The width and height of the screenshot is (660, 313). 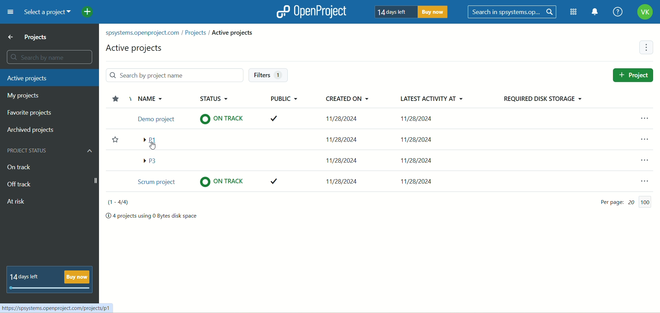 What do you see at coordinates (220, 96) in the screenshot?
I see `status` at bounding box center [220, 96].